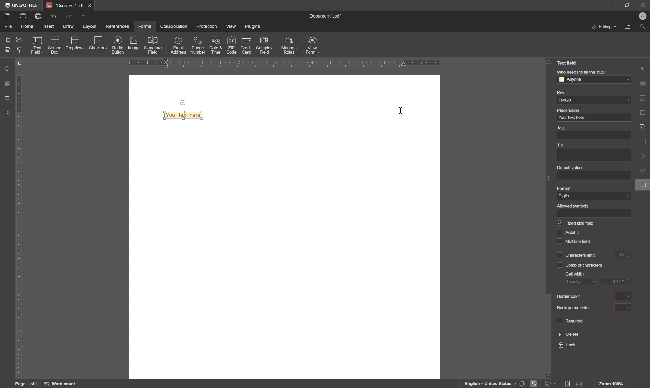 The image size is (650, 388). I want to click on table settings, so click(643, 83).